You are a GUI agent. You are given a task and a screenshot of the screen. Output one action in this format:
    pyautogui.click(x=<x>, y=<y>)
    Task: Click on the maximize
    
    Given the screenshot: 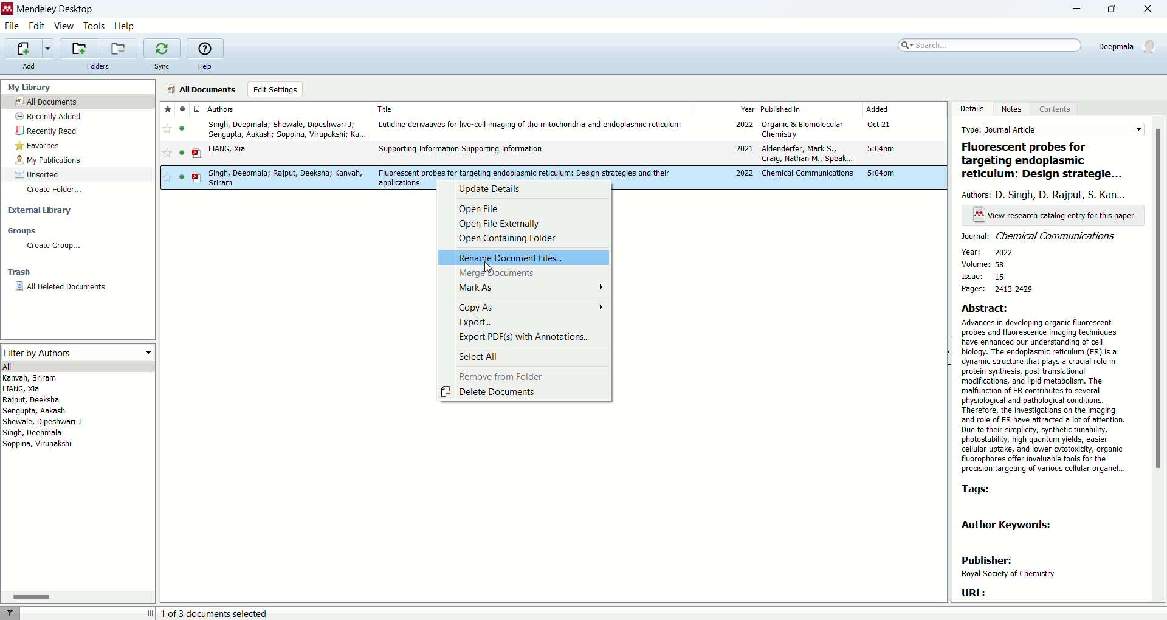 What is the action you would take?
    pyautogui.click(x=1113, y=9)
    